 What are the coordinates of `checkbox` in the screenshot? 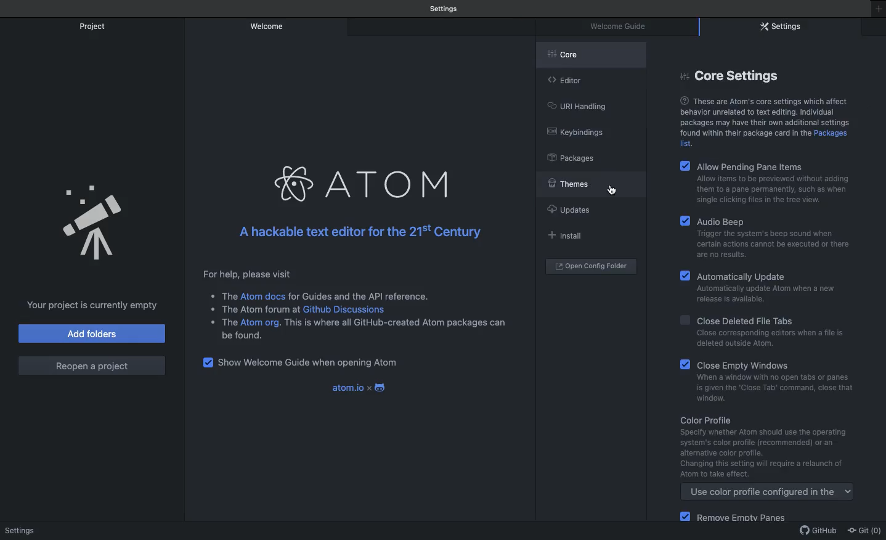 It's located at (684, 219).